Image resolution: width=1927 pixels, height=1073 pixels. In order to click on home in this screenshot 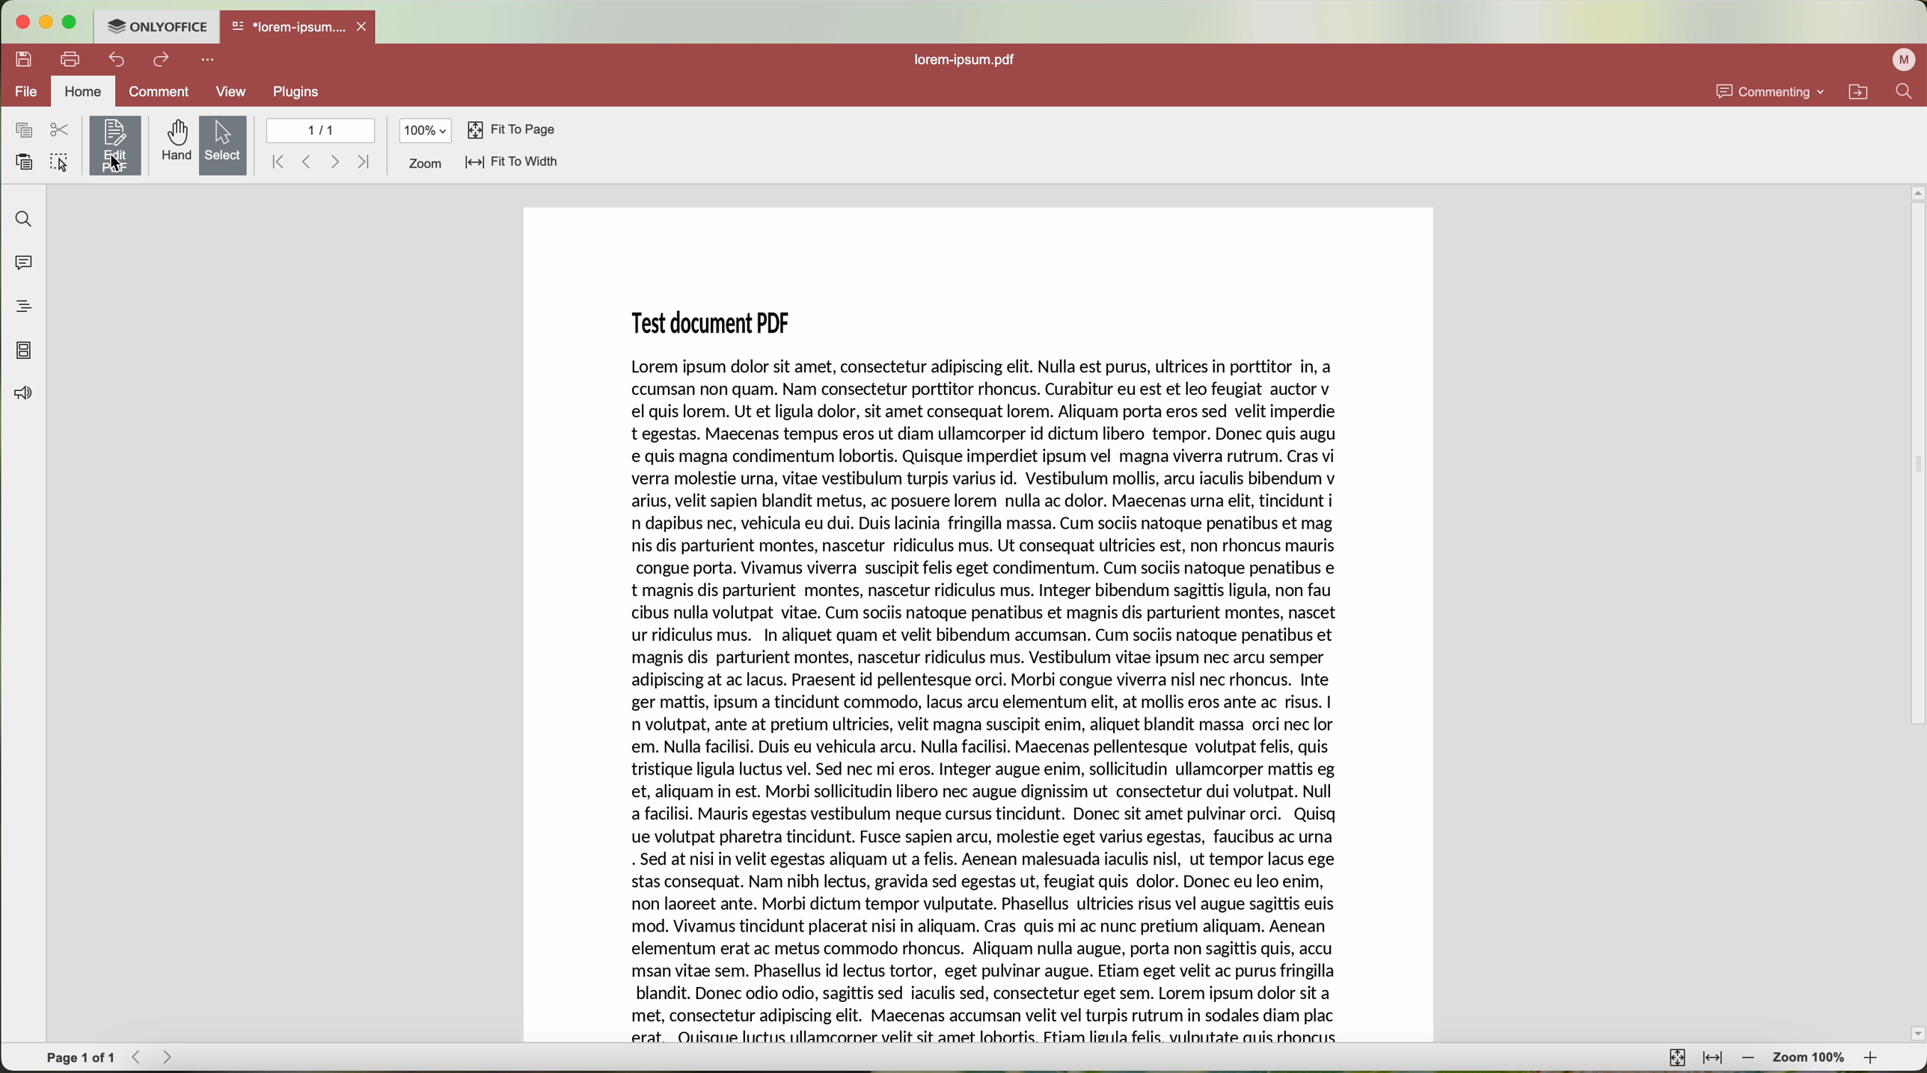, I will do `click(83, 90)`.